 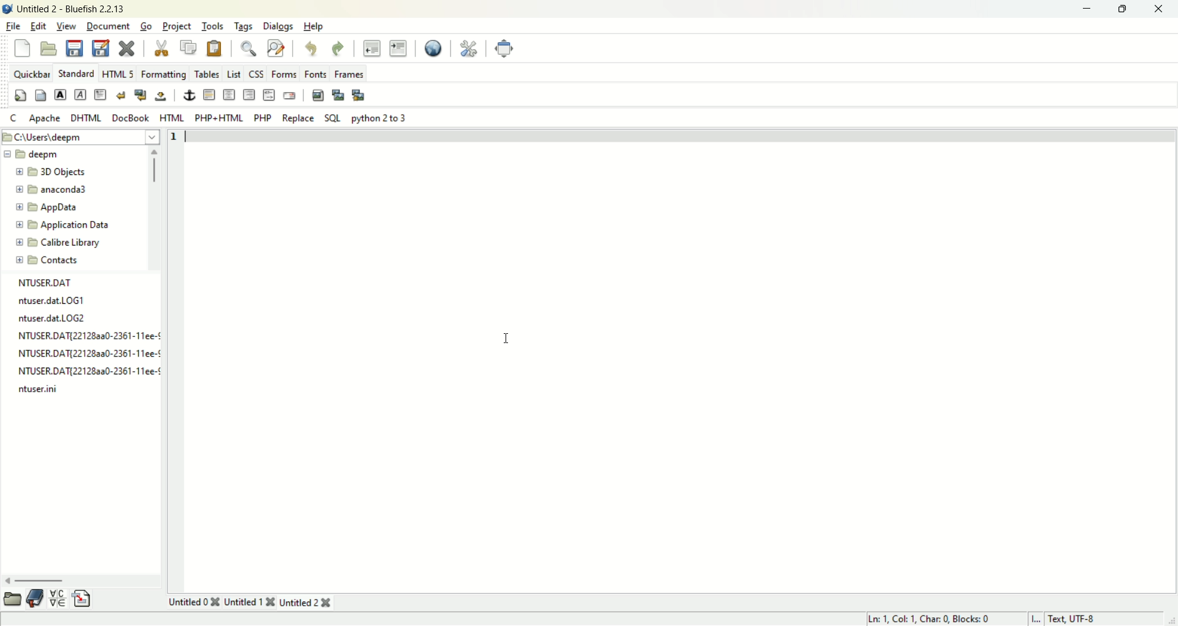 What do you see at coordinates (12, 27) in the screenshot?
I see `file` at bounding box center [12, 27].